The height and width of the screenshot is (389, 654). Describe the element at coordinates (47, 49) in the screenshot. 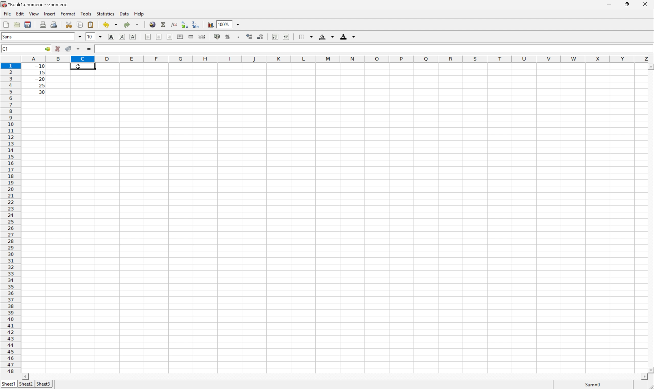

I see `Go to` at that location.